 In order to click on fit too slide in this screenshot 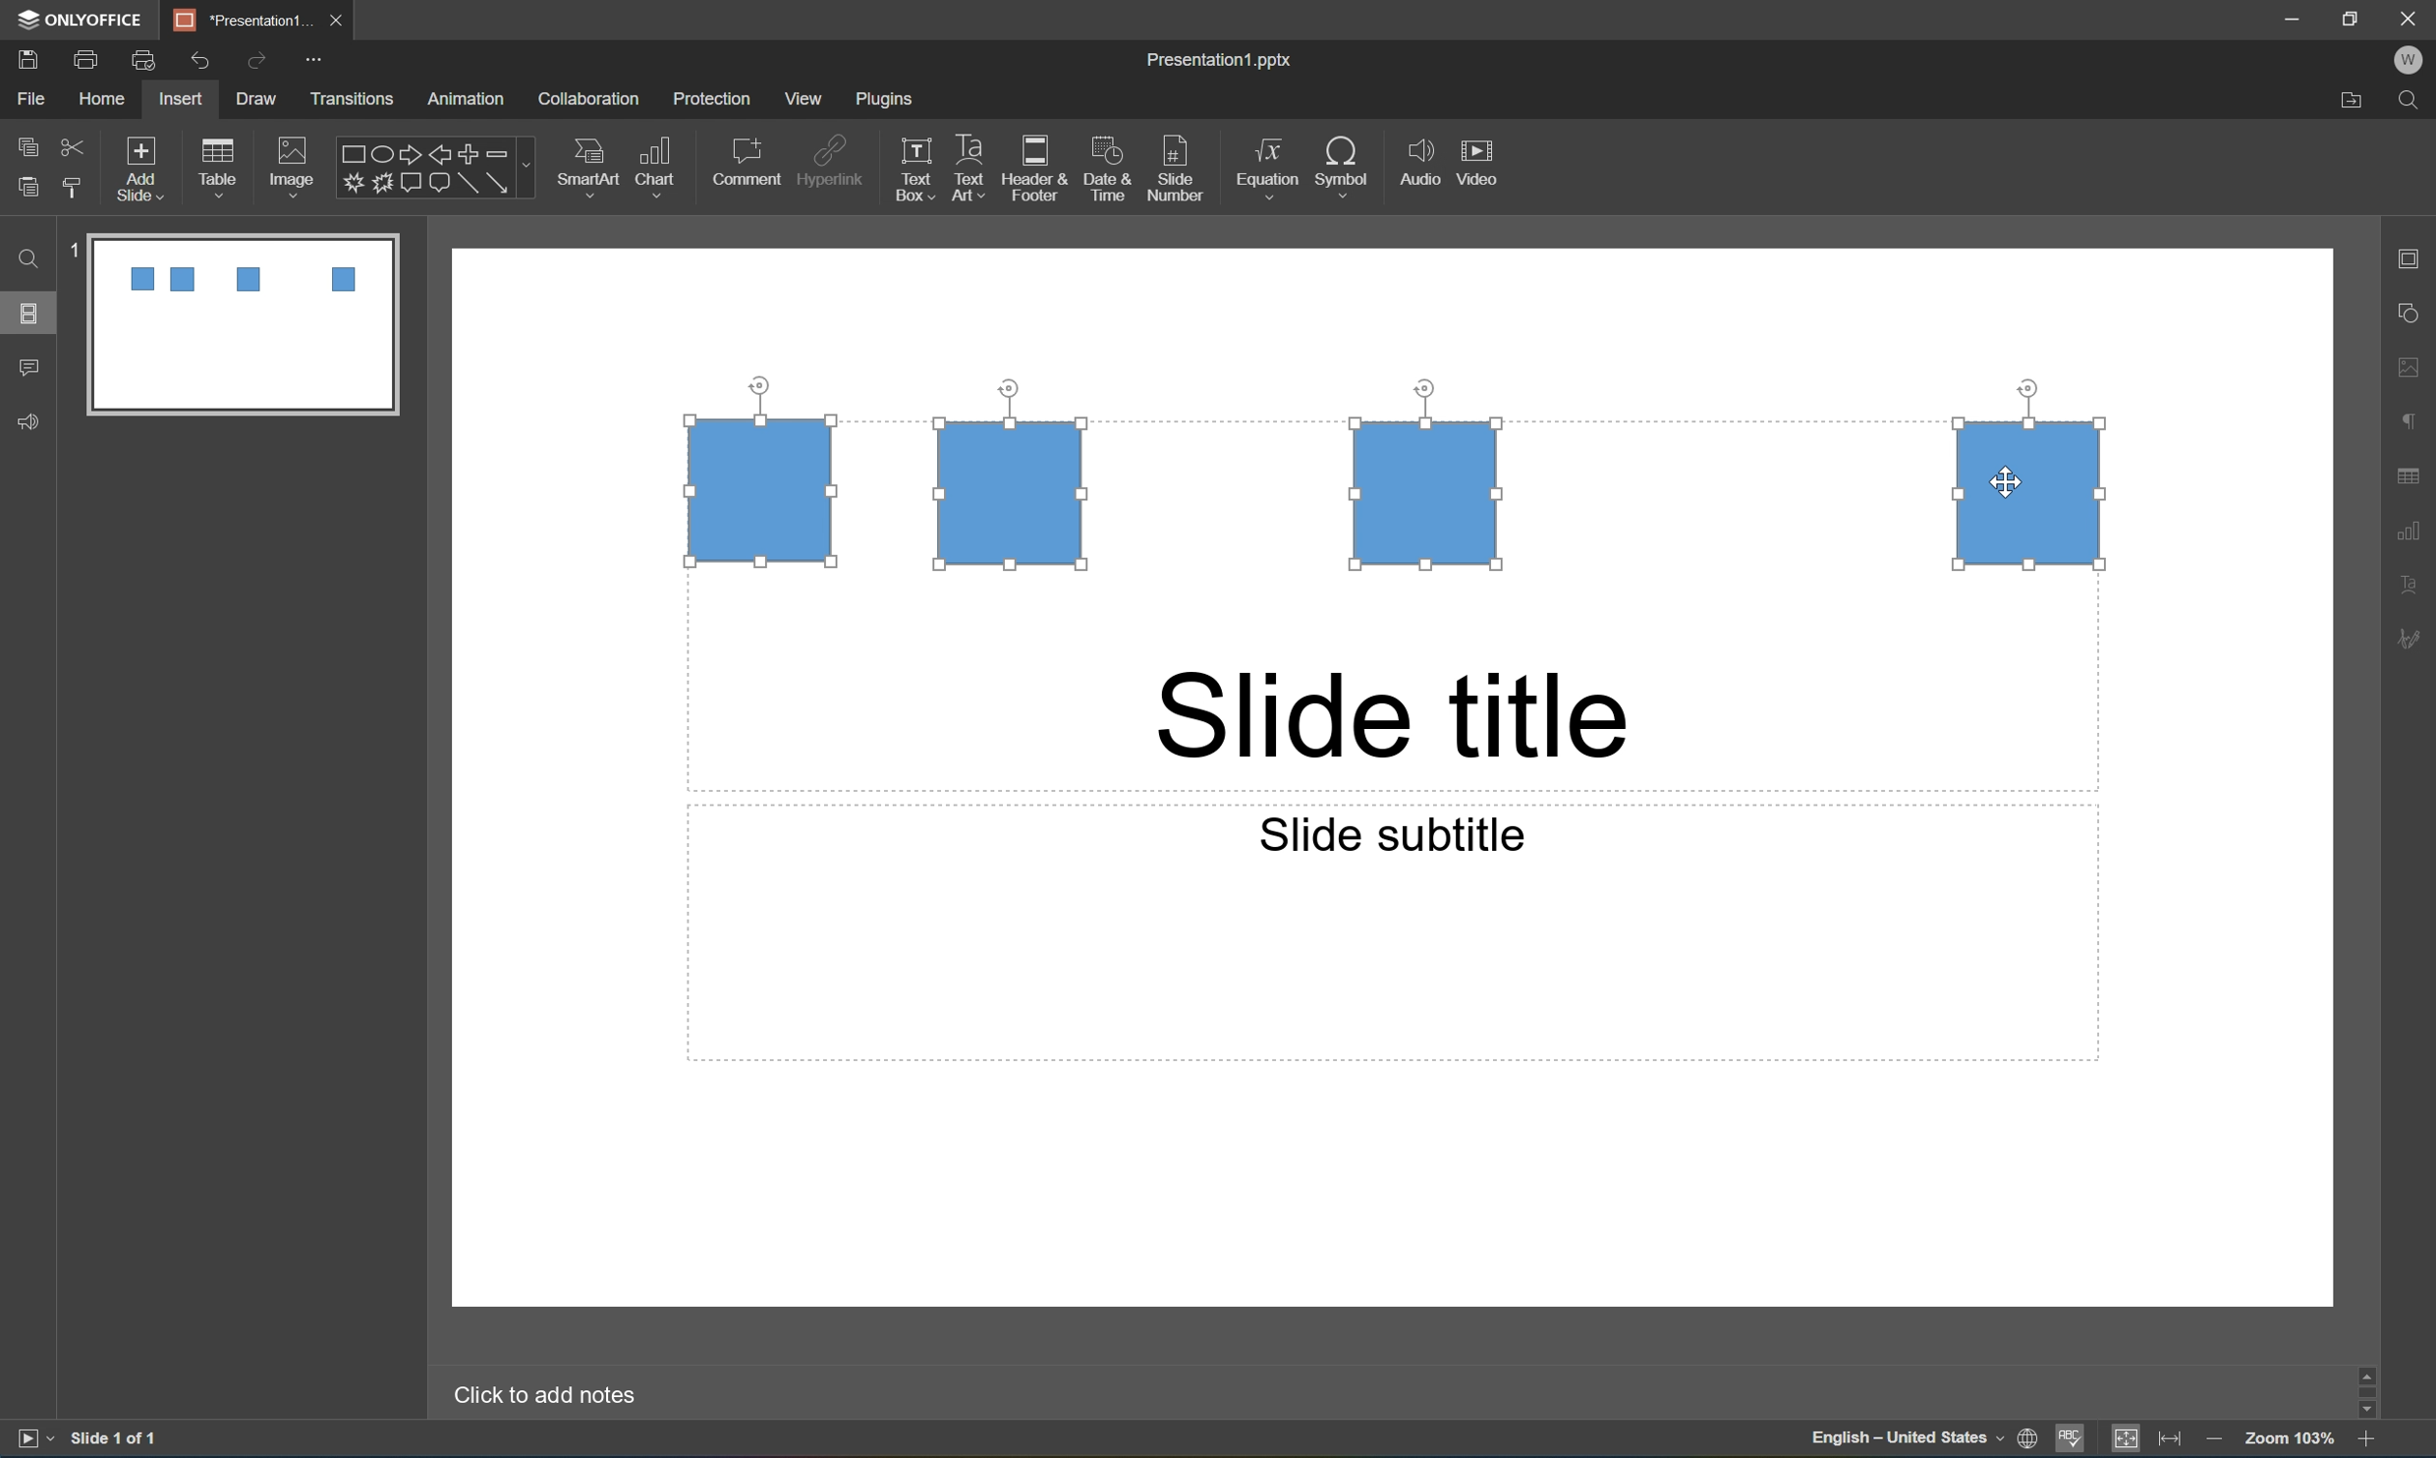, I will do `click(2128, 1440)`.